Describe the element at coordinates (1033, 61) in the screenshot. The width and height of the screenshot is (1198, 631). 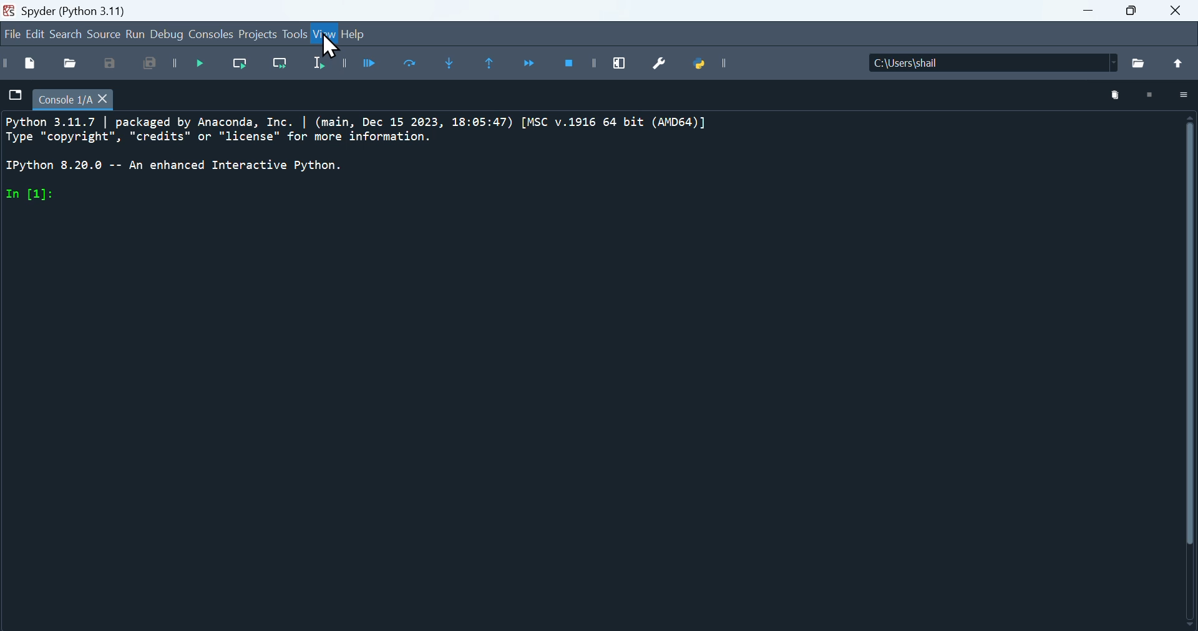
I see `Name of the file` at that location.